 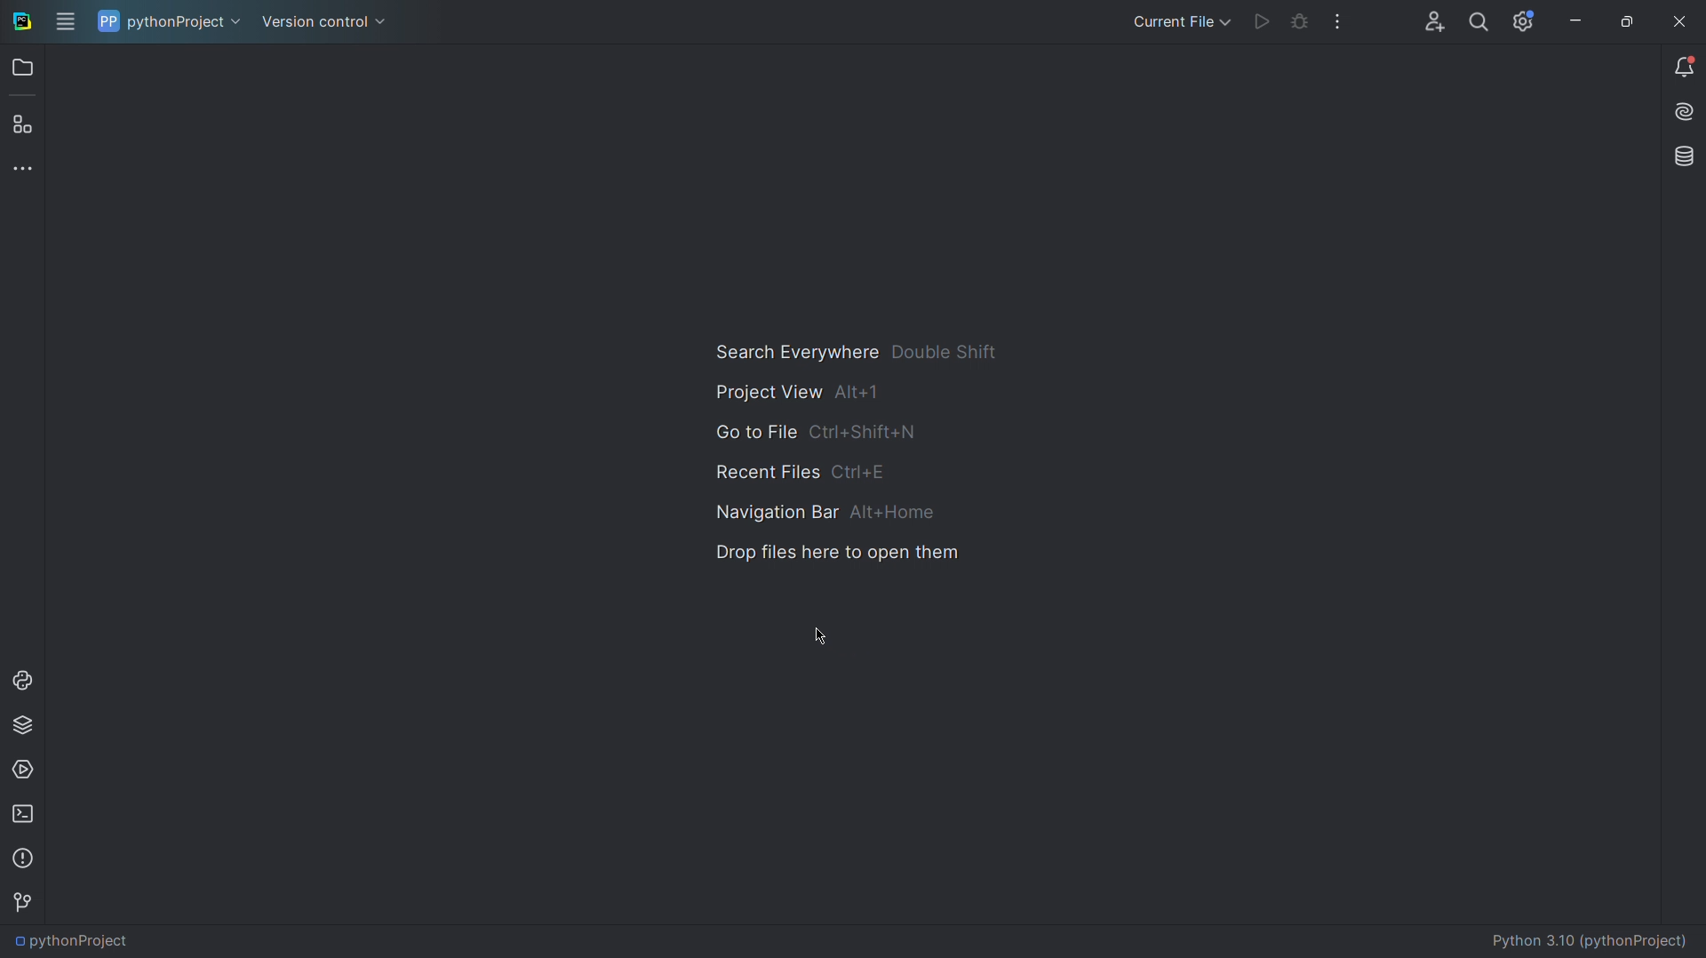 What do you see at coordinates (865, 433) in the screenshot?
I see `Go to File Ctrl+Shift+N` at bounding box center [865, 433].